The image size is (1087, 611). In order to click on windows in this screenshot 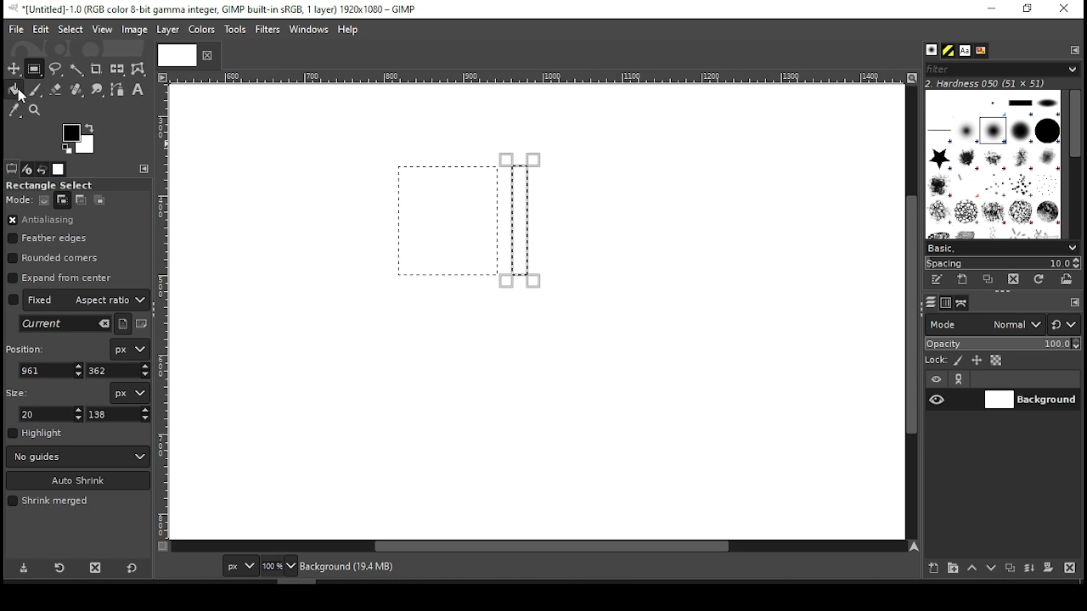, I will do `click(310, 31)`.